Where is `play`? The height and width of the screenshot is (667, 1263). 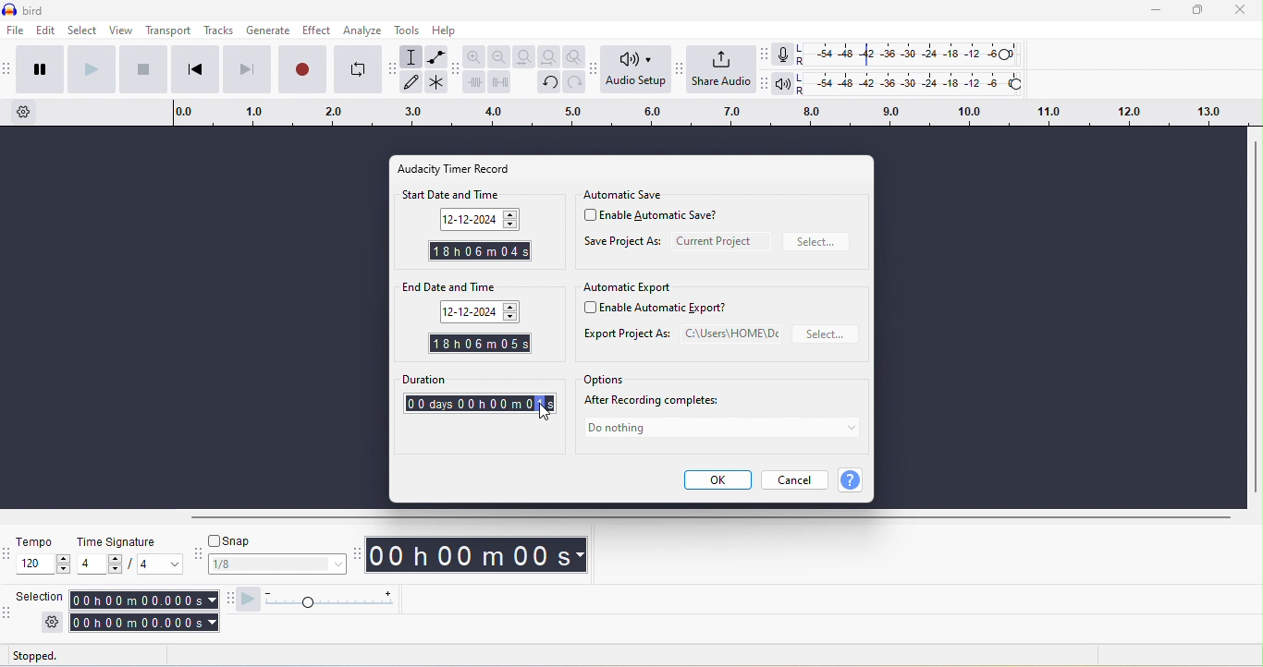 play is located at coordinates (89, 67).